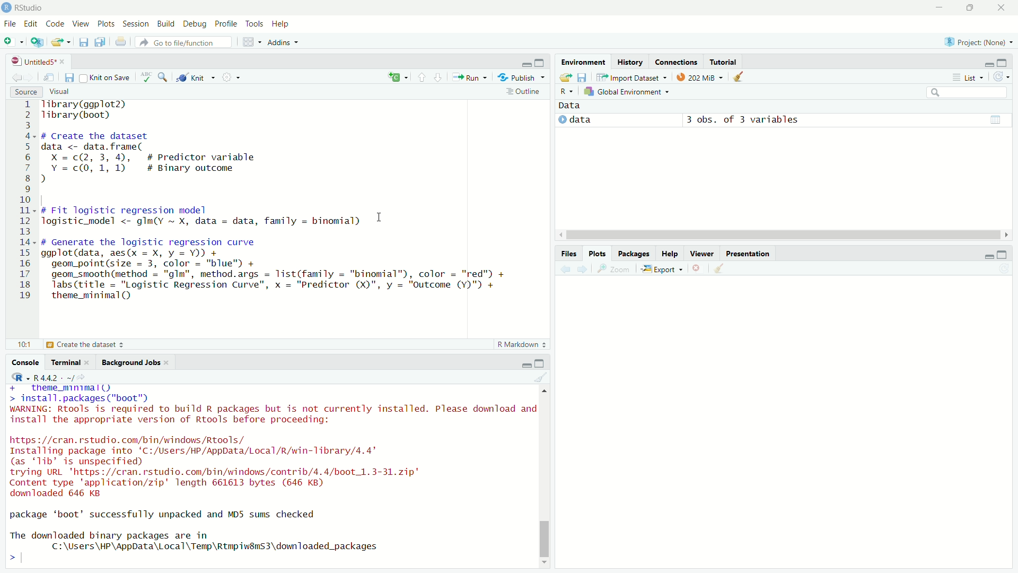  Describe the element at coordinates (438, 77) in the screenshot. I see `Go to next section/chunk` at that location.